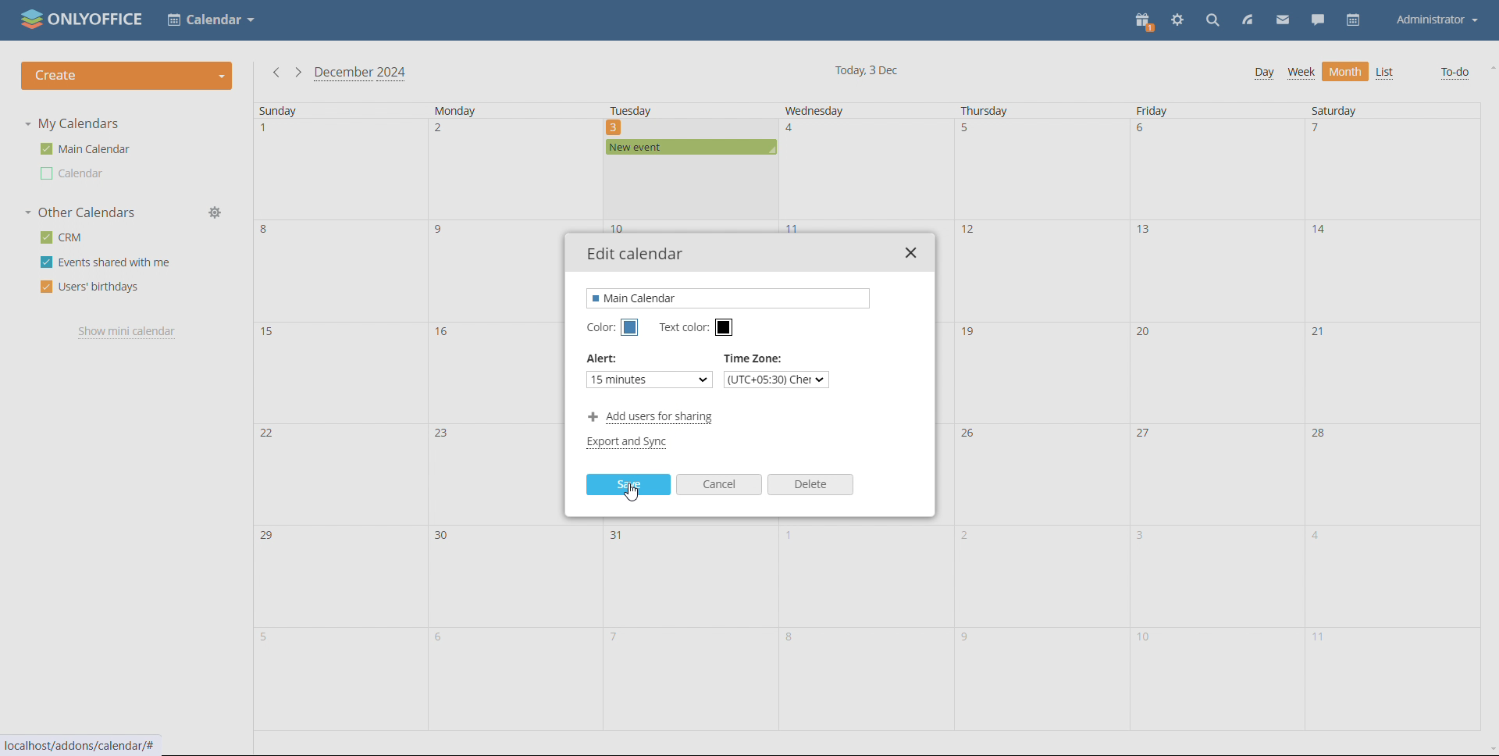 This screenshot has width=1499, height=756. What do you see at coordinates (1222, 575) in the screenshot?
I see `date` at bounding box center [1222, 575].